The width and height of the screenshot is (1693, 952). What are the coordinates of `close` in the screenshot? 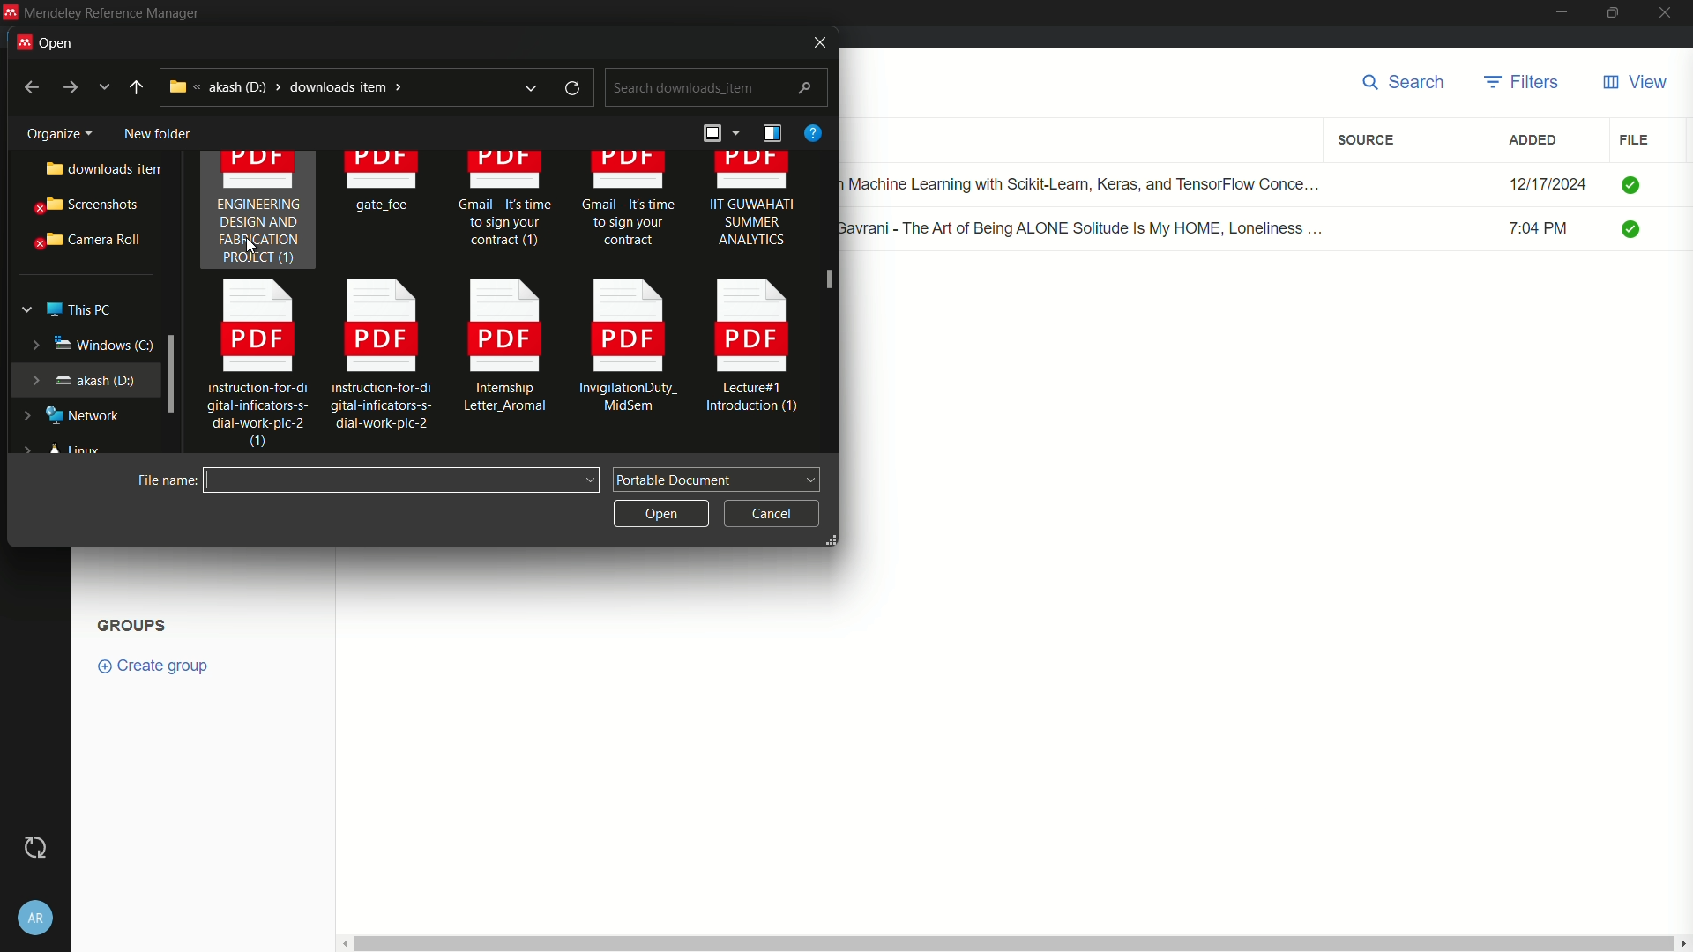 It's located at (1670, 13).